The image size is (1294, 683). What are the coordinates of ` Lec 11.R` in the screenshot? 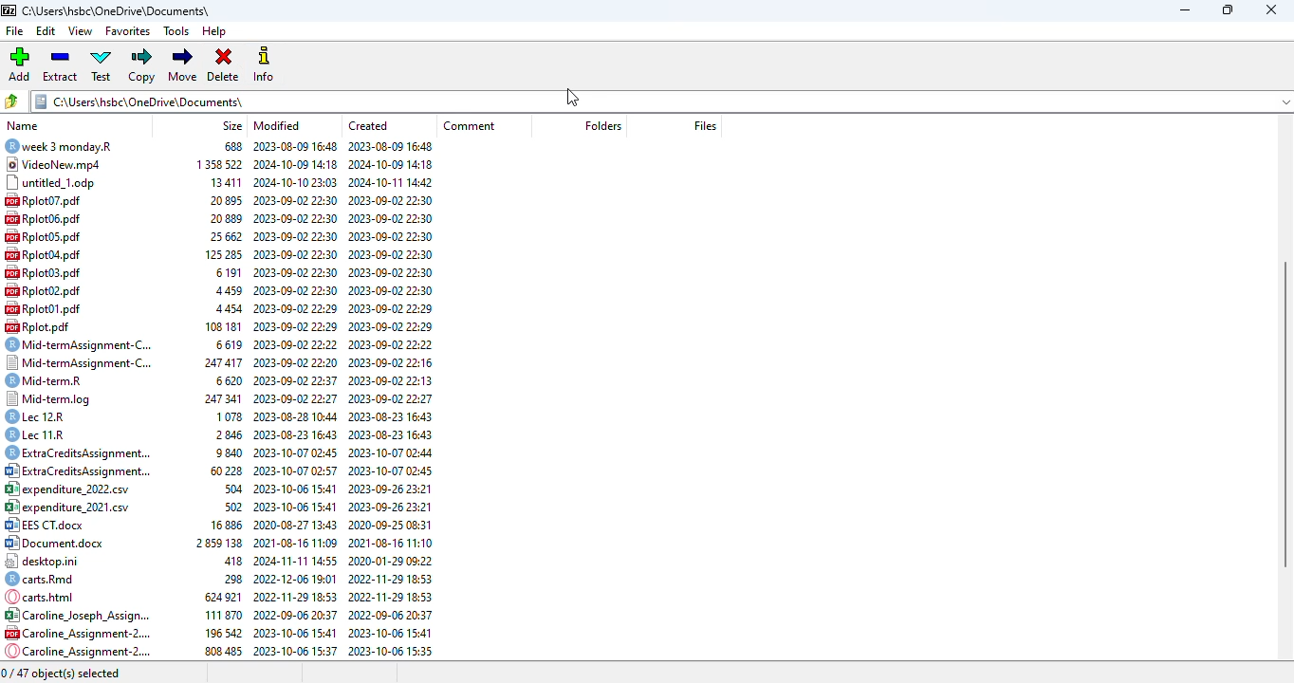 It's located at (43, 434).